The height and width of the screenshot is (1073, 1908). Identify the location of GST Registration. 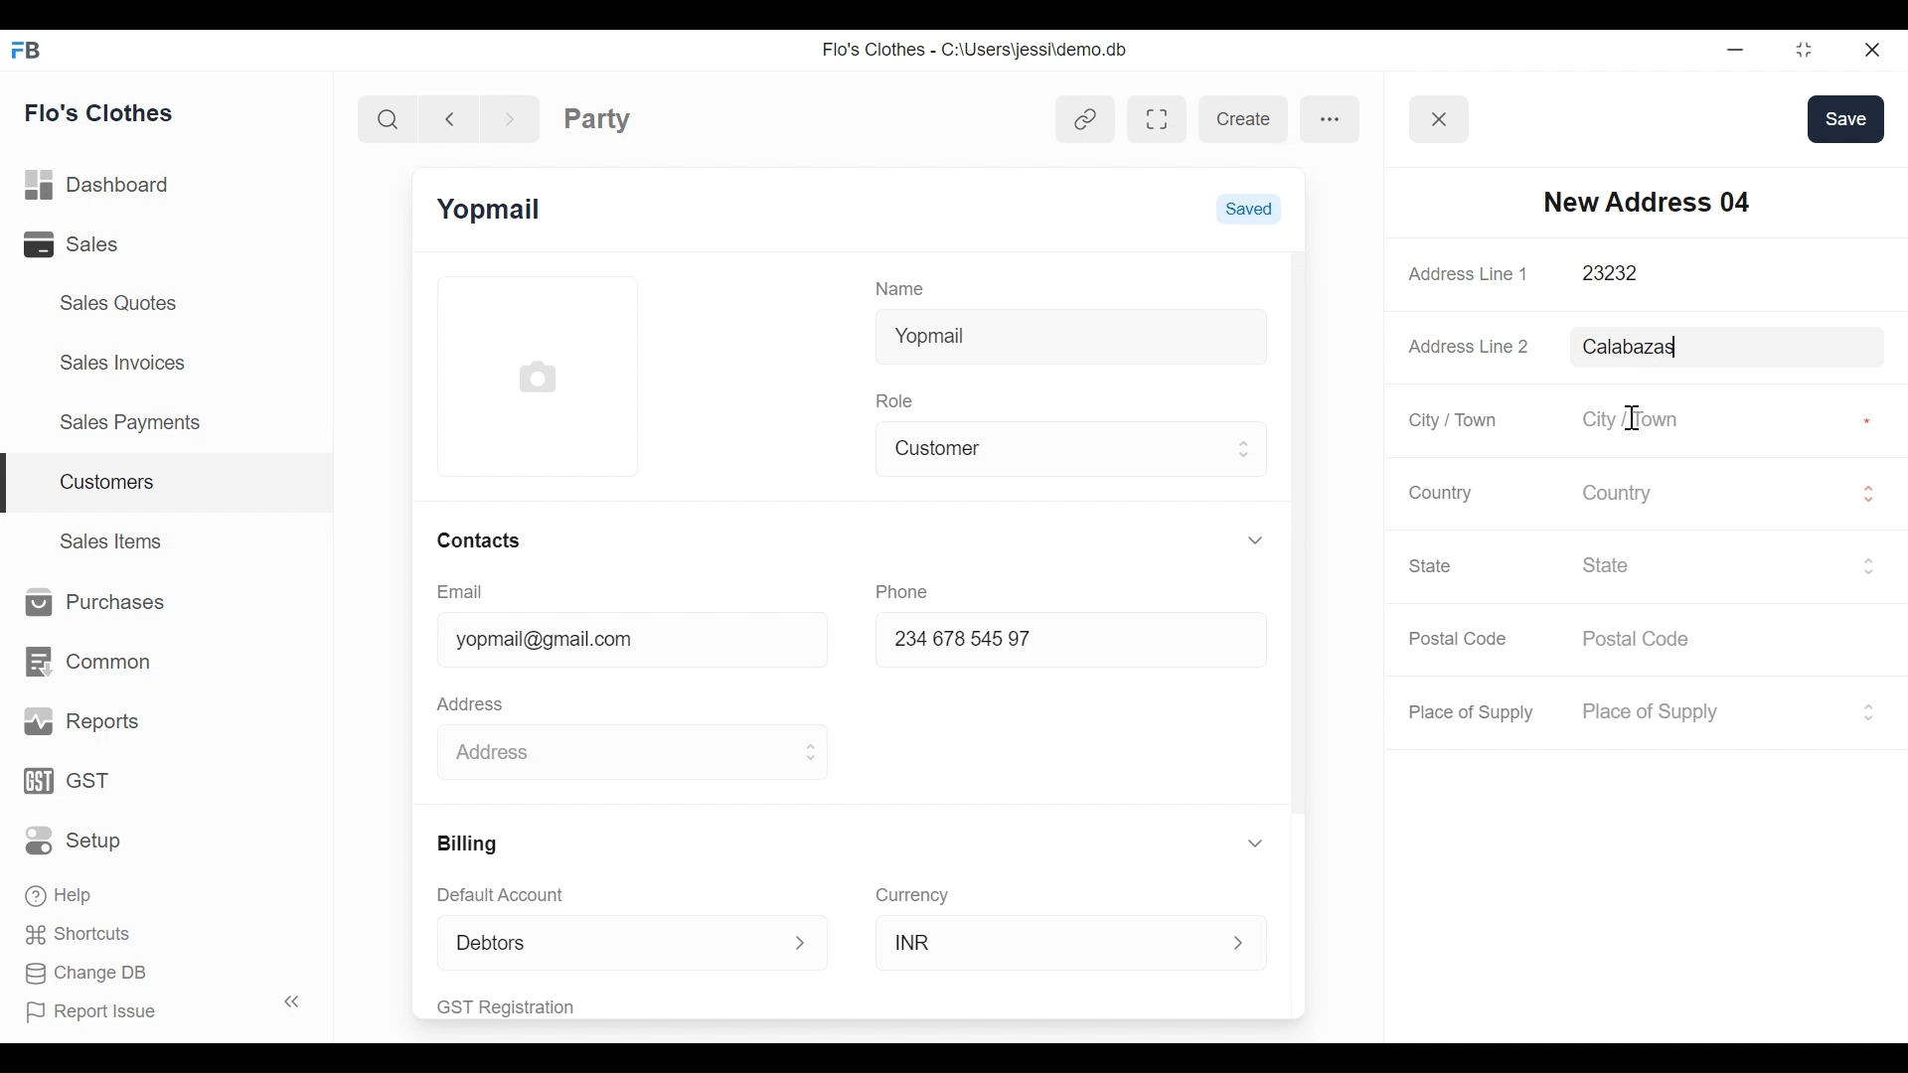
(531, 1006).